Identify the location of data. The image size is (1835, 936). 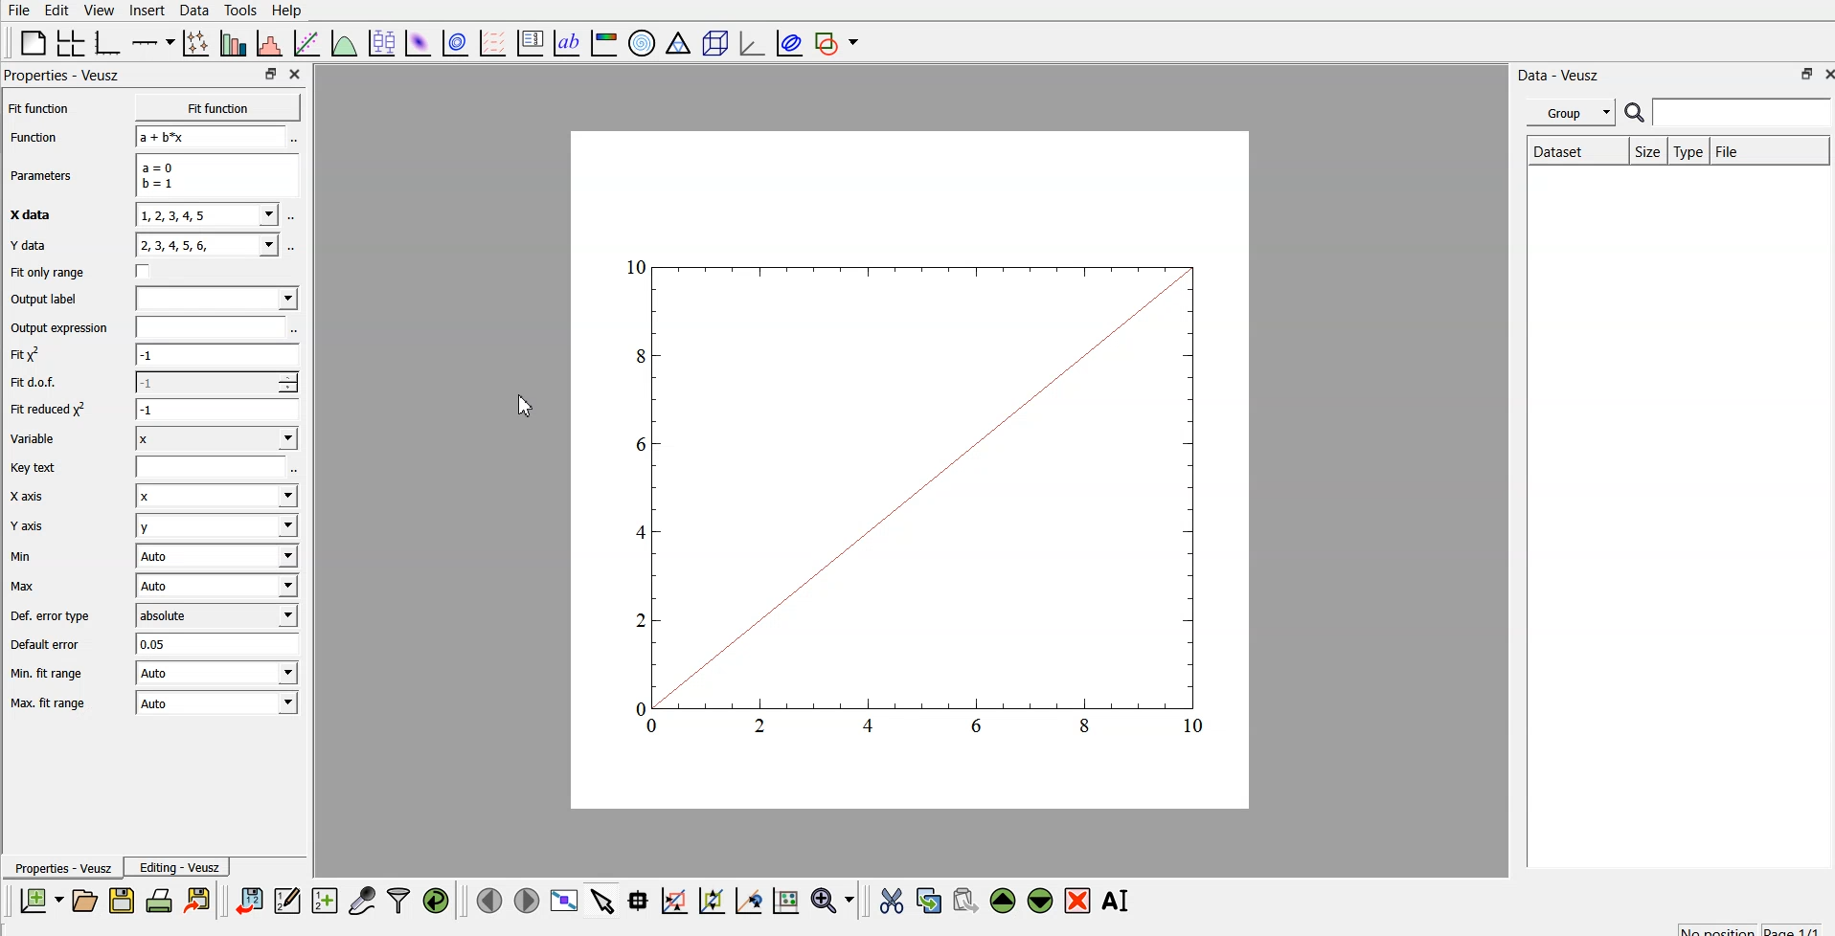
(193, 10).